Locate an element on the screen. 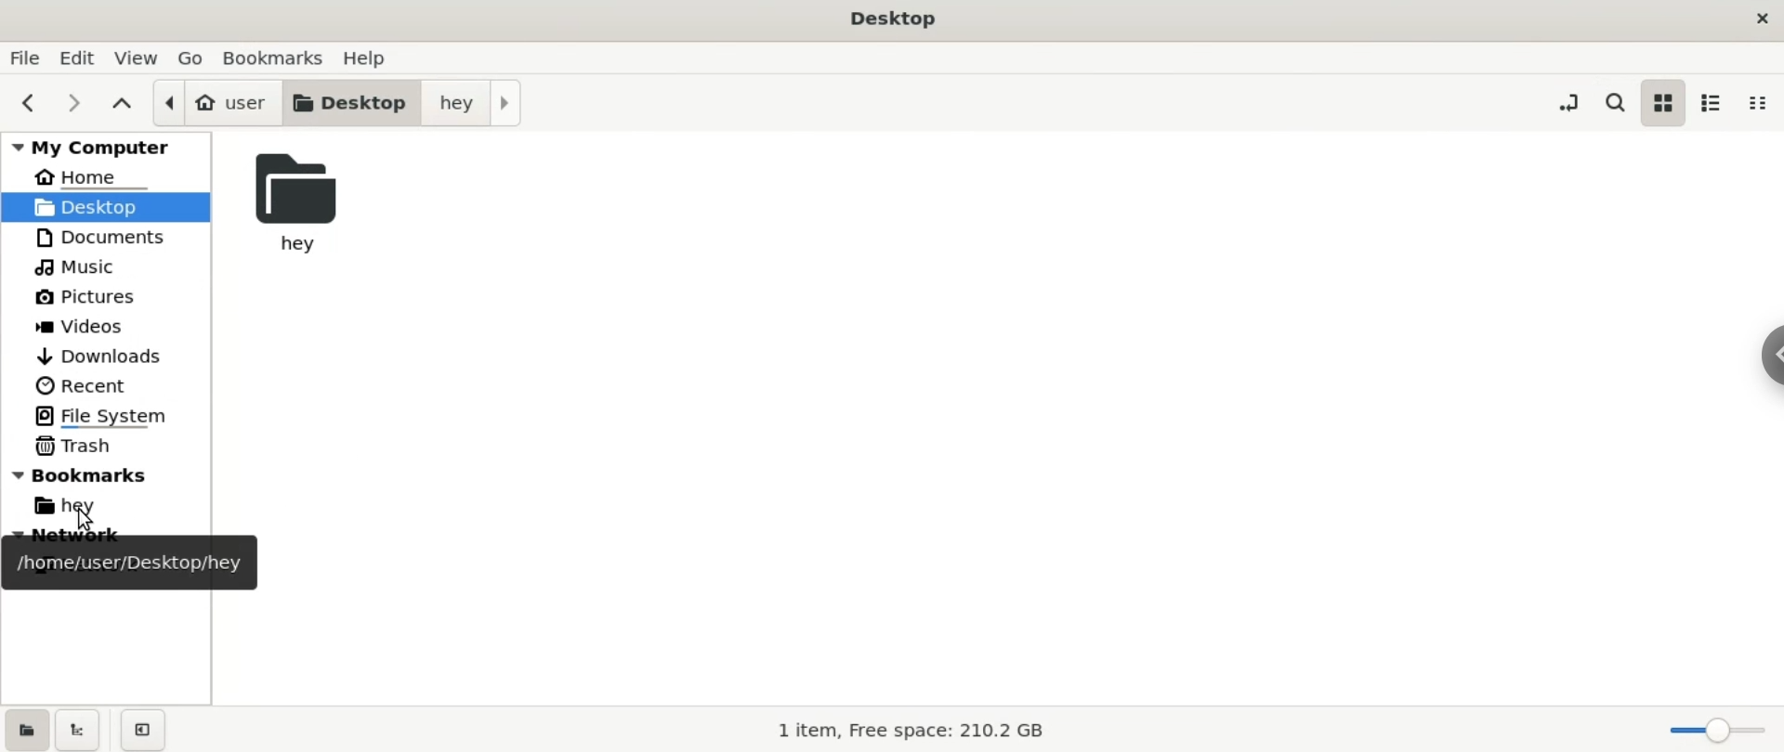 The height and width of the screenshot is (752, 1784). list view is located at coordinates (1718, 104).